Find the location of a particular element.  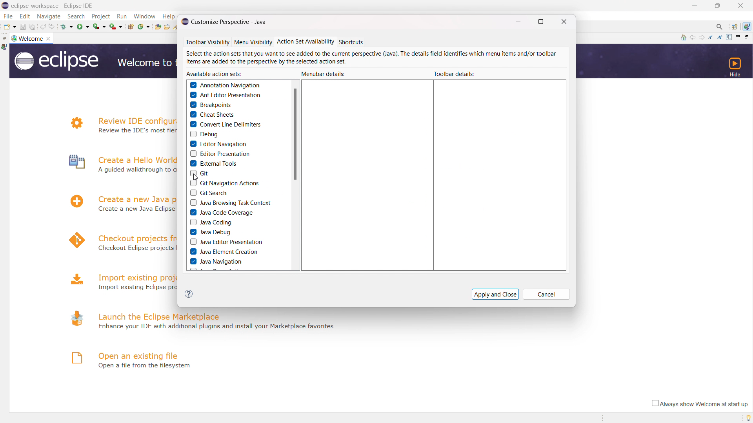

navigate to next topic is located at coordinates (702, 38).